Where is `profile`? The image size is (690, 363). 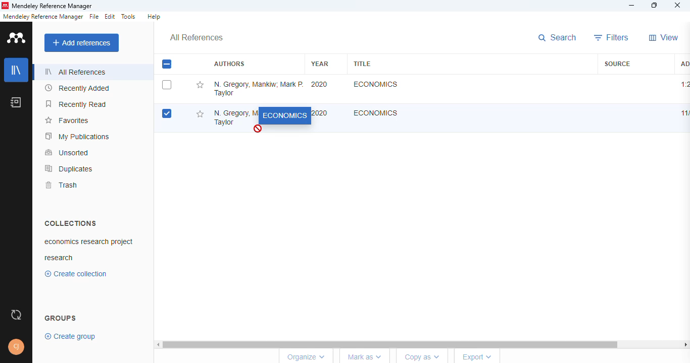
profile is located at coordinates (16, 347).